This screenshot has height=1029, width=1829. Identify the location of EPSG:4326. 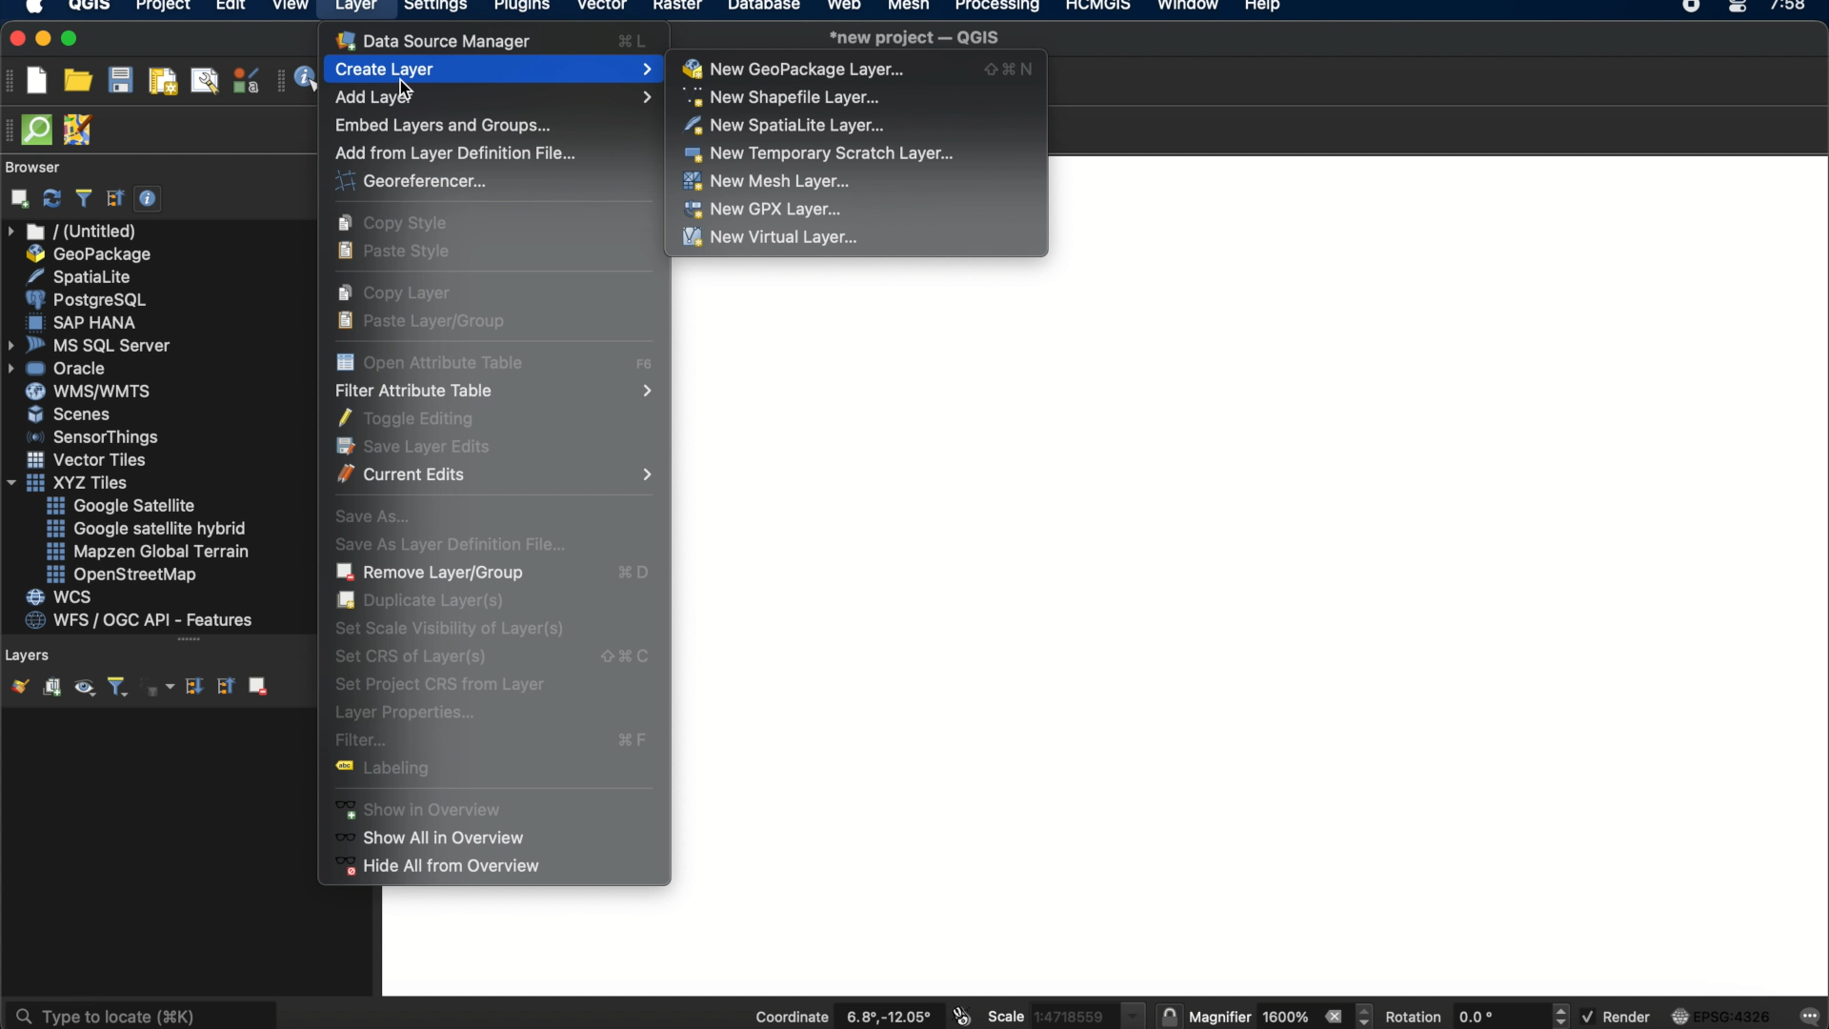
(1721, 1015).